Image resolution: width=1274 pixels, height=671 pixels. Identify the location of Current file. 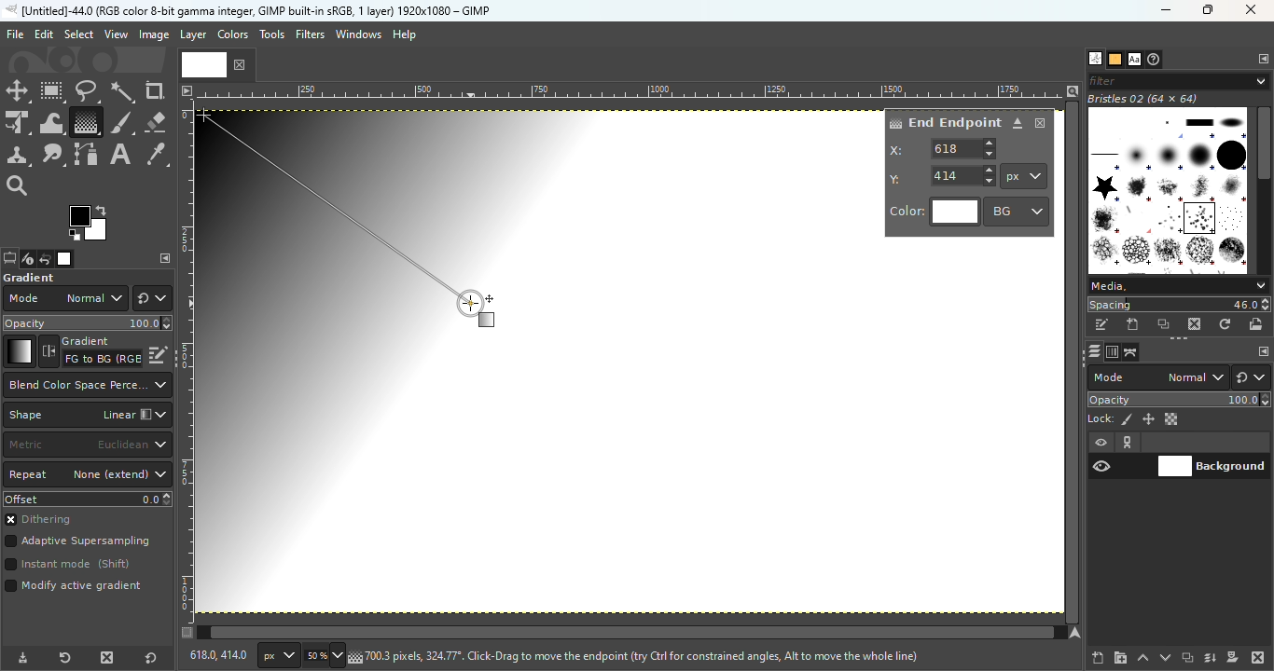
(217, 63).